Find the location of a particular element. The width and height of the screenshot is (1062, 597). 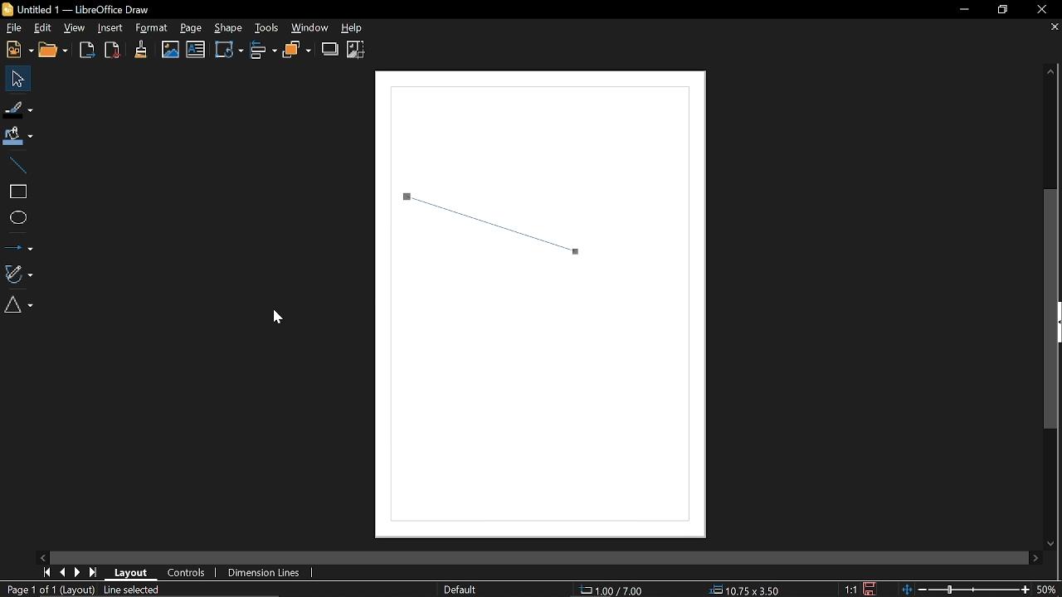

Export to pdf is located at coordinates (111, 50).